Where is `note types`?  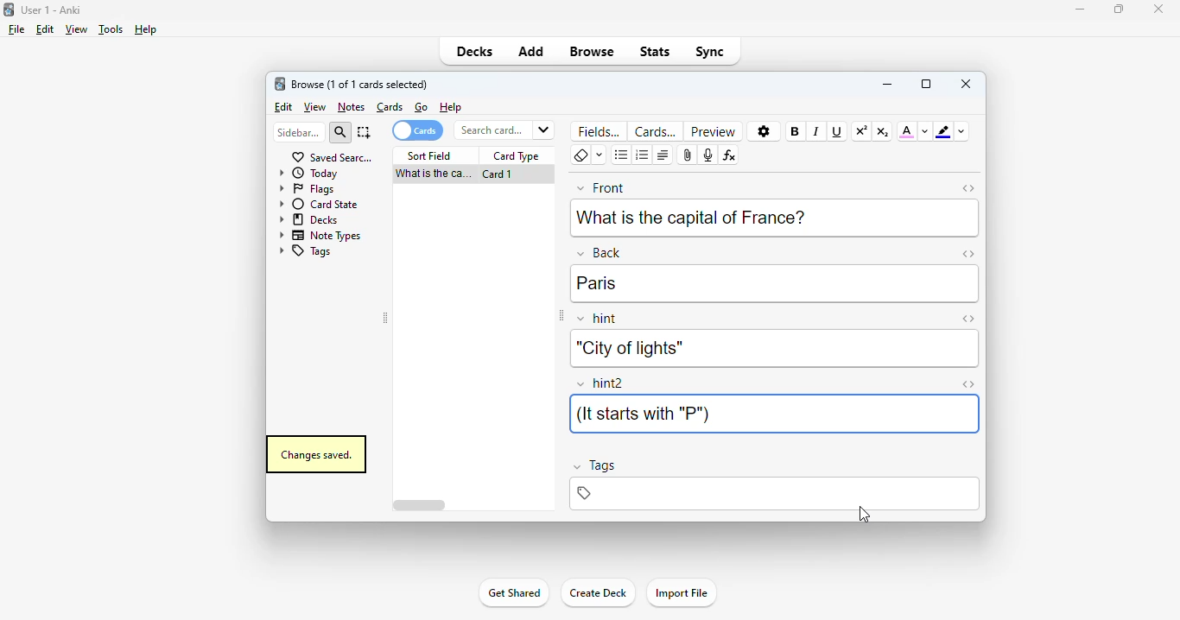
note types is located at coordinates (320, 235).